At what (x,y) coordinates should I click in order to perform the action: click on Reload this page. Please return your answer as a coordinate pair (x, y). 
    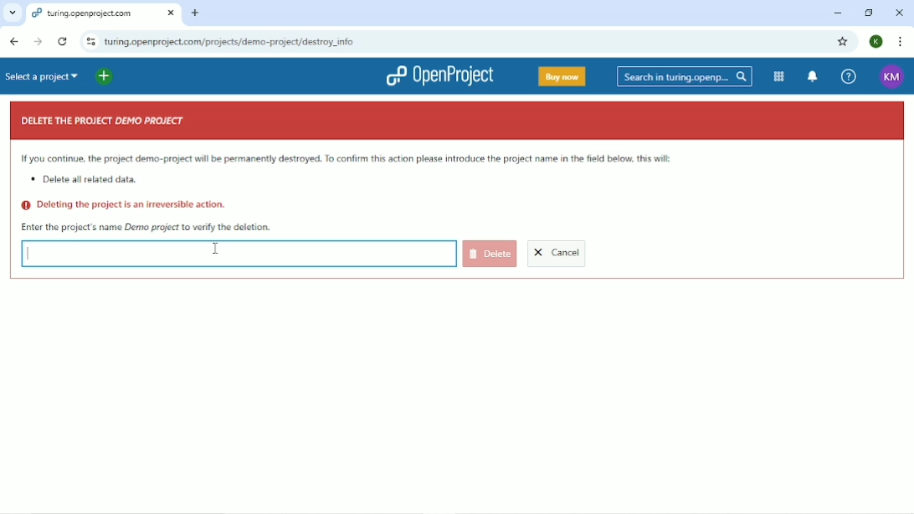
    Looking at the image, I should click on (62, 41).